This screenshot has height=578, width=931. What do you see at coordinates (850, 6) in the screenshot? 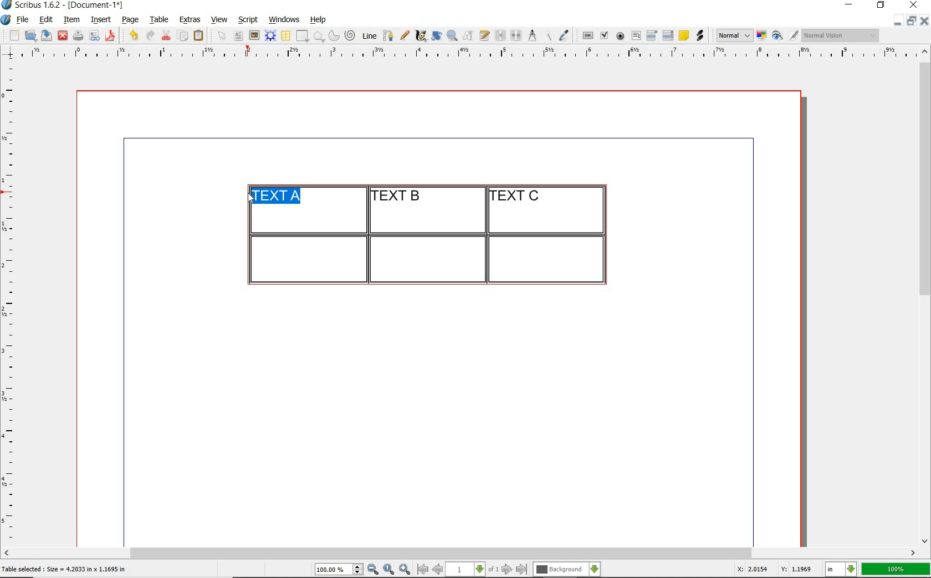
I see `minimize` at bounding box center [850, 6].